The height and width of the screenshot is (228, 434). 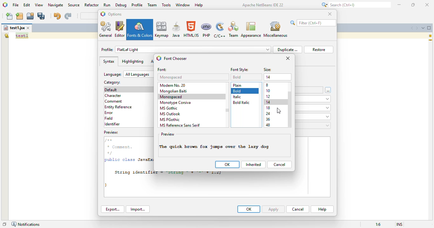 What do you see at coordinates (31, 16) in the screenshot?
I see `open project` at bounding box center [31, 16].